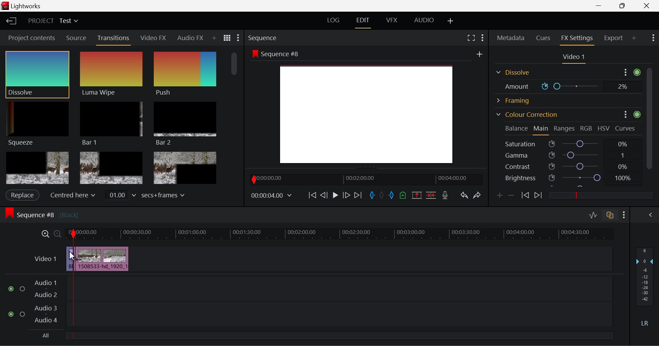  What do you see at coordinates (37, 168) in the screenshot?
I see `Box 1` at bounding box center [37, 168].